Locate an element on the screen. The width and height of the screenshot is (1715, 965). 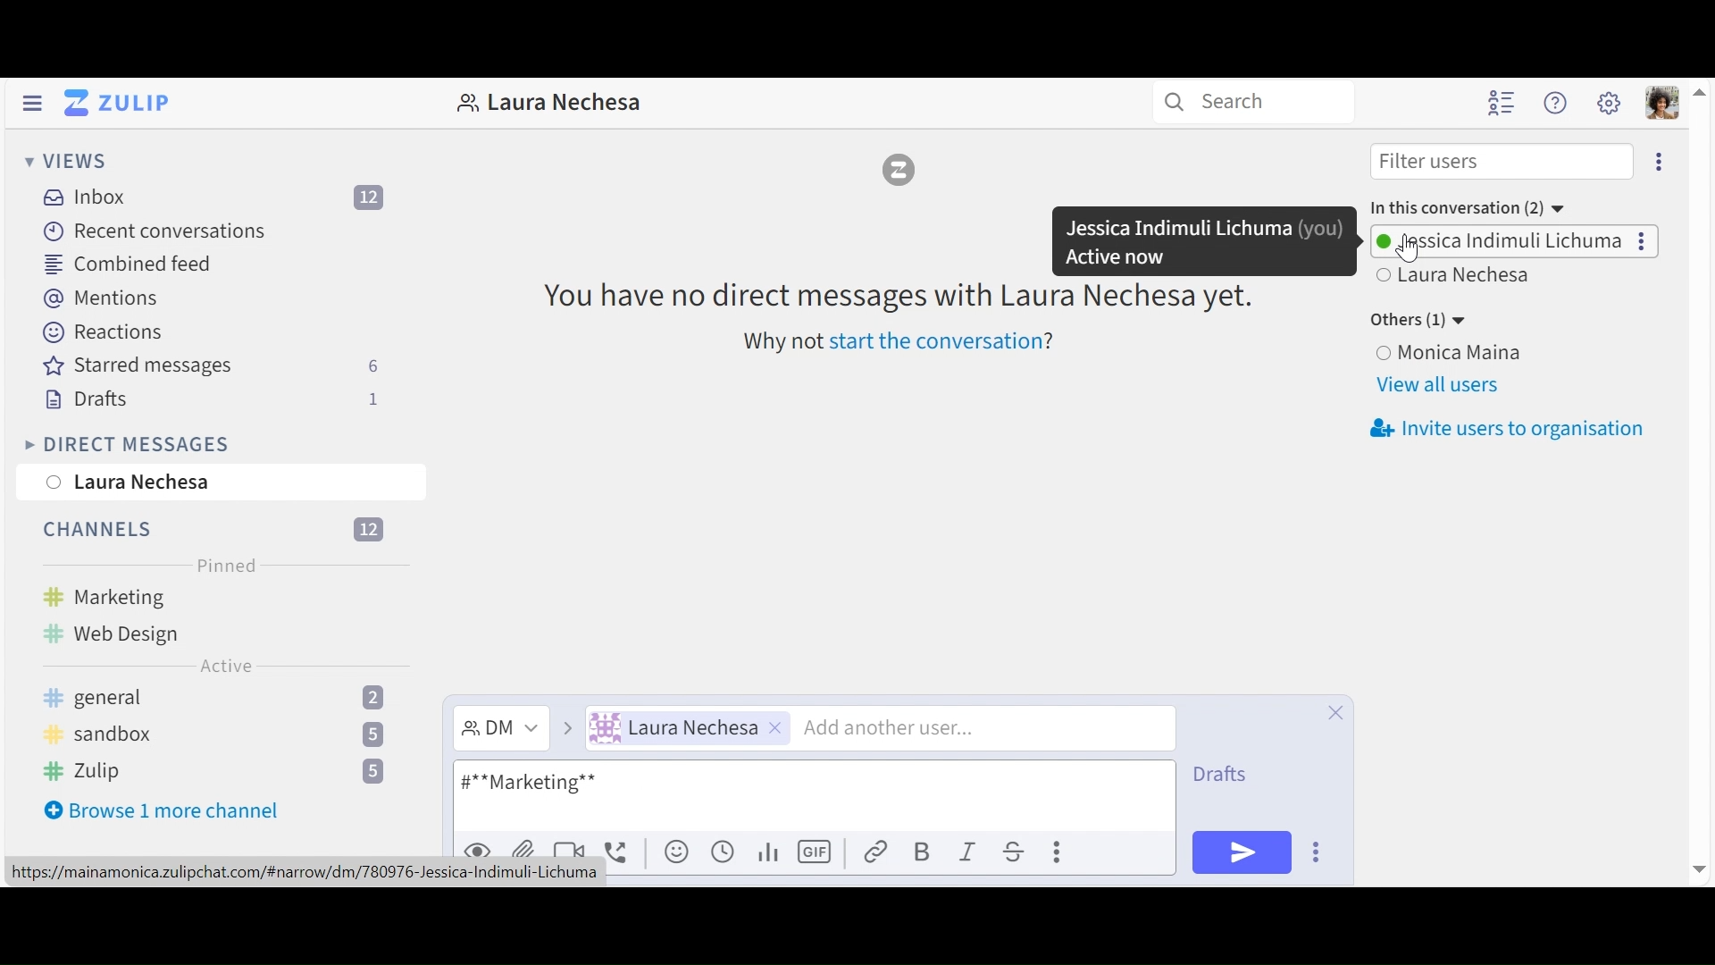
Dialogue message showing user name and status is located at coordinates (1203, 239).